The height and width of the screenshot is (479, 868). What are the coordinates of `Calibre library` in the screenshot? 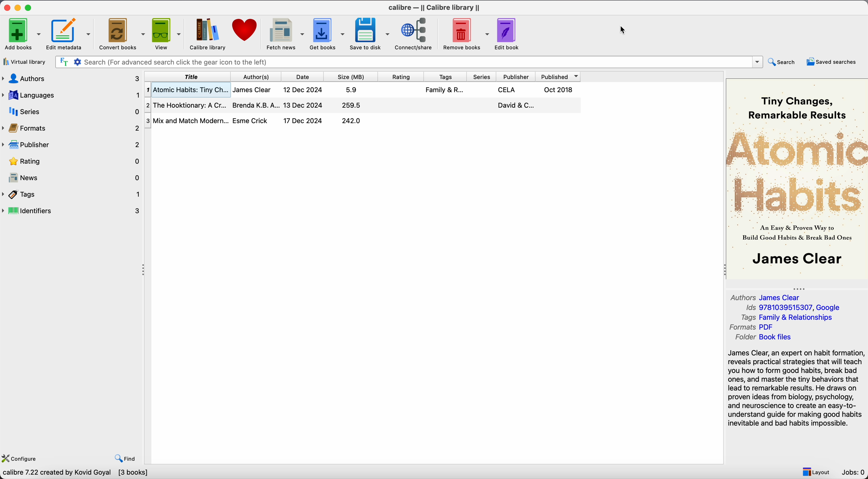 It's located at (207, 34).